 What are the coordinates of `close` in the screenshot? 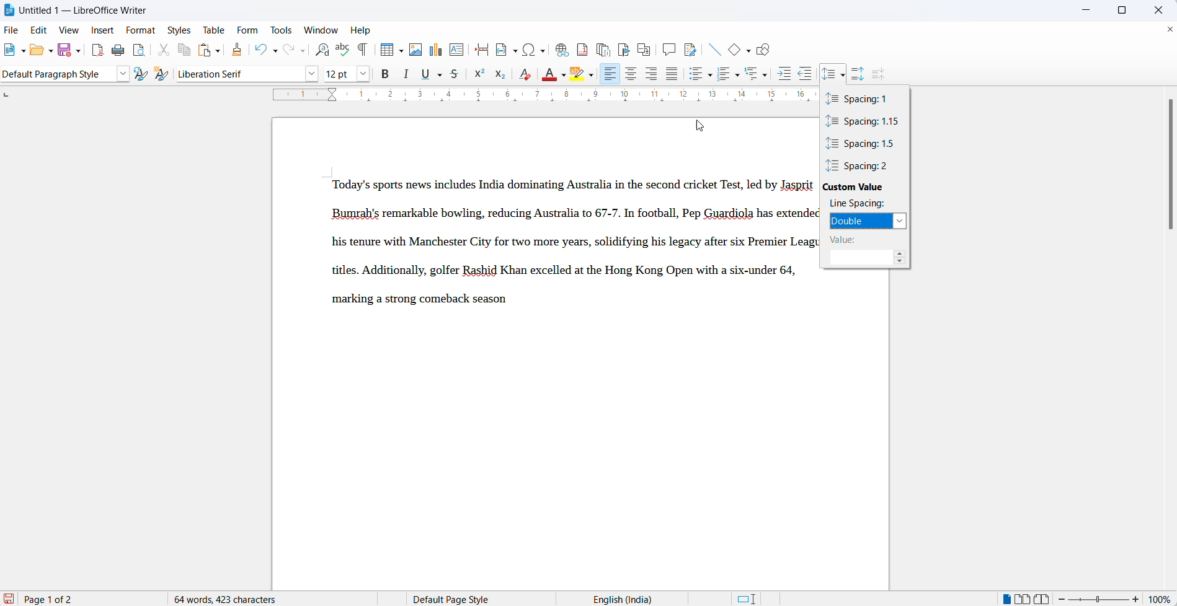 It's located at (1155, 9).